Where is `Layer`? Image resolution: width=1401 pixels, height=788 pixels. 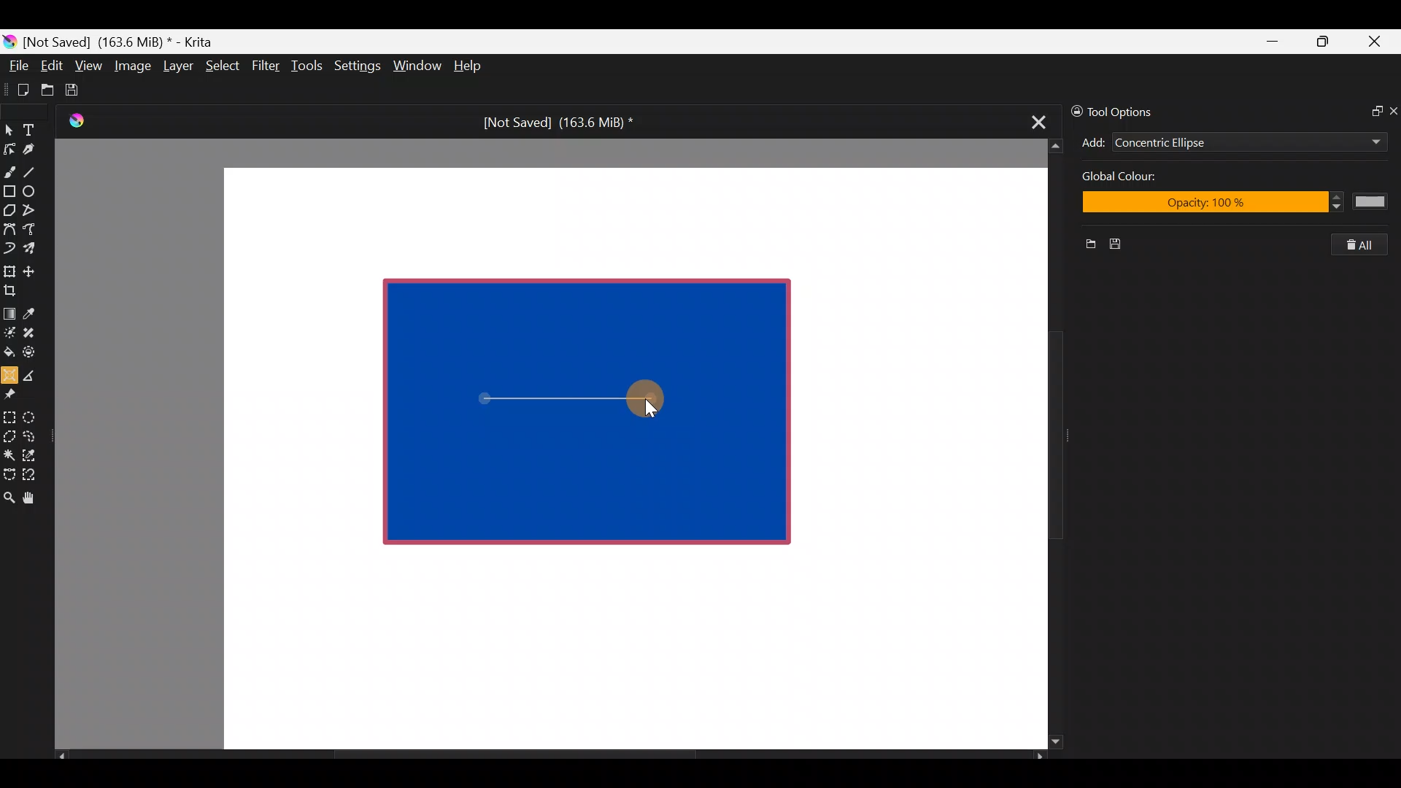 Layer is located at coordinates (177, 69).